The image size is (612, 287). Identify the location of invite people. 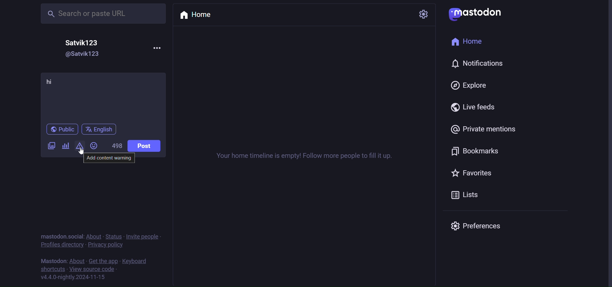
(145, 237).